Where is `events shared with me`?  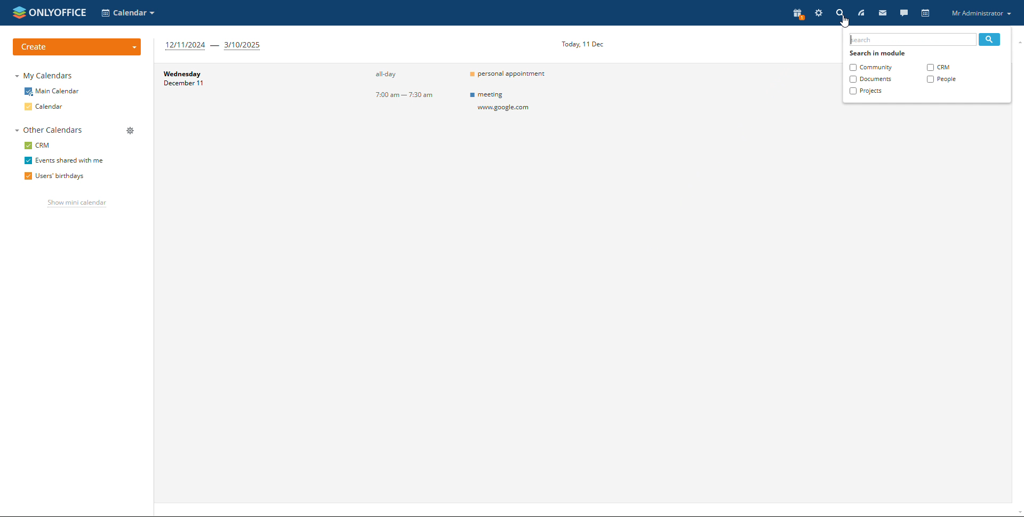
events shared with me is located at coordinates (65, 160).